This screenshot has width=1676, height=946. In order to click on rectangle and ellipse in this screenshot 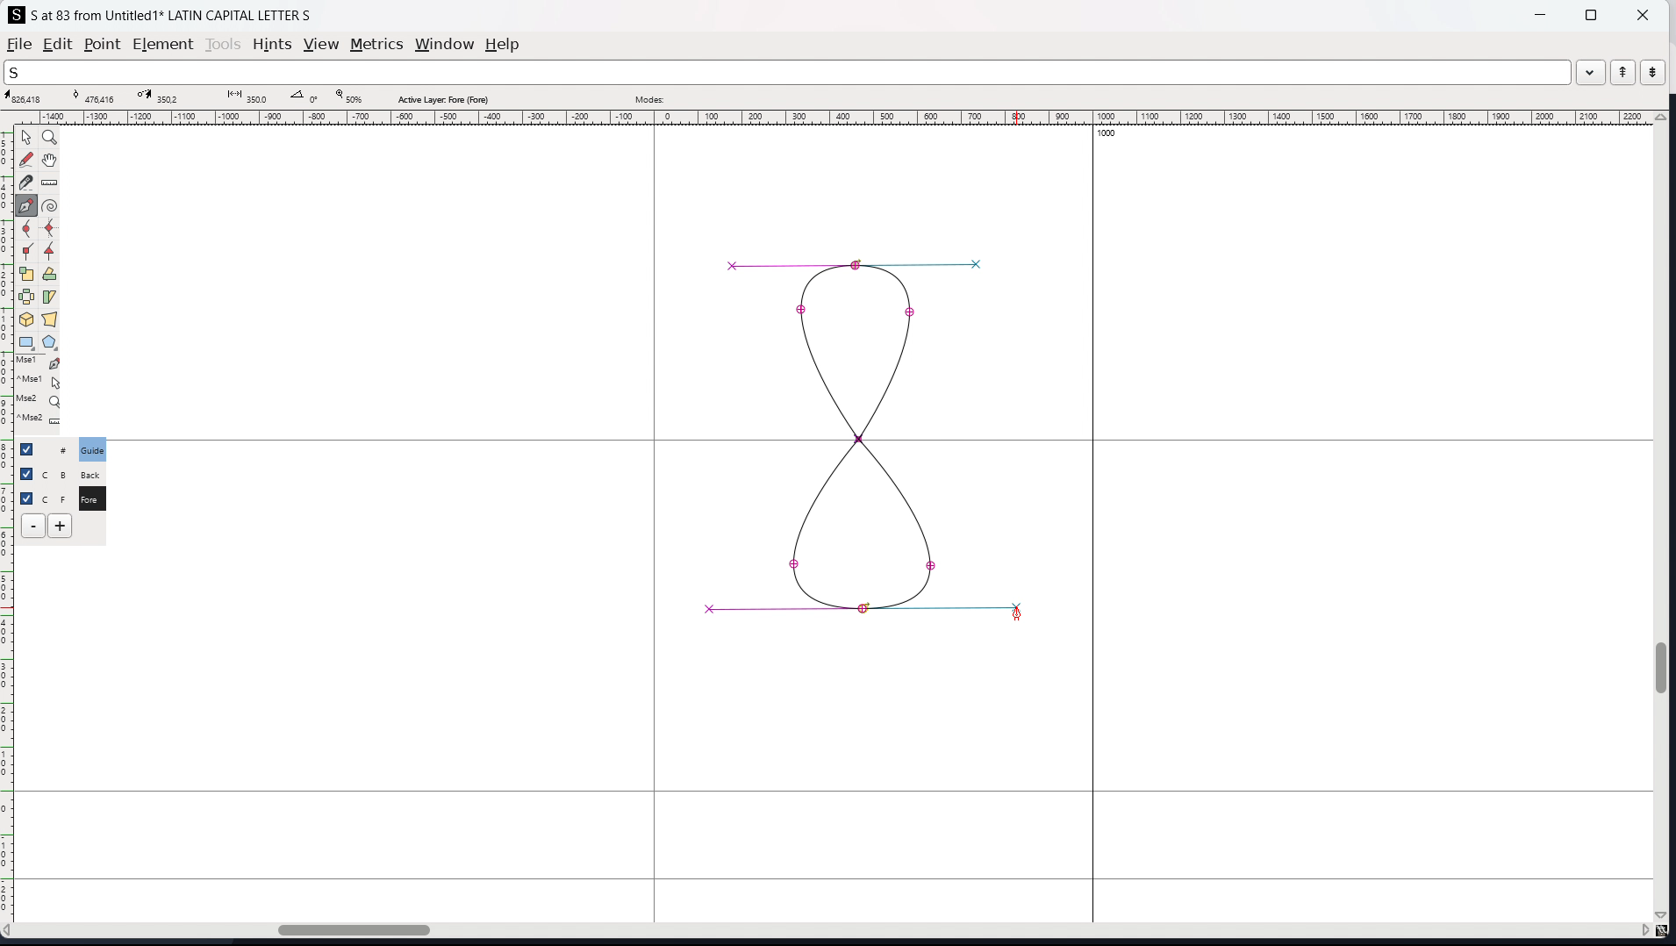, I will do `click(27, 343)`.